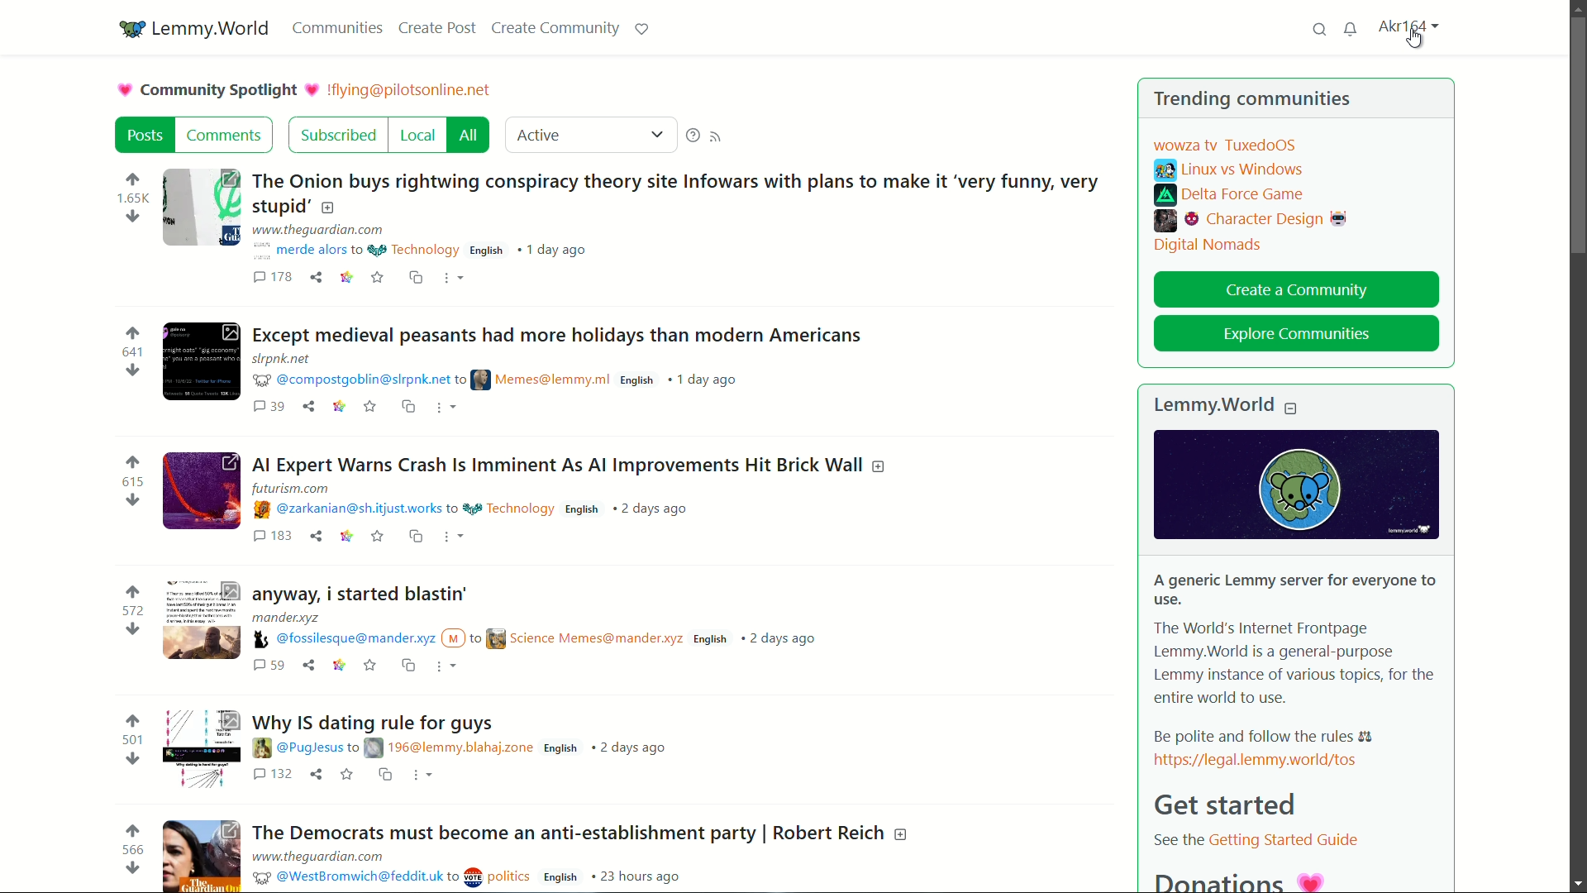  I want to click on server name, so click(212, 30).